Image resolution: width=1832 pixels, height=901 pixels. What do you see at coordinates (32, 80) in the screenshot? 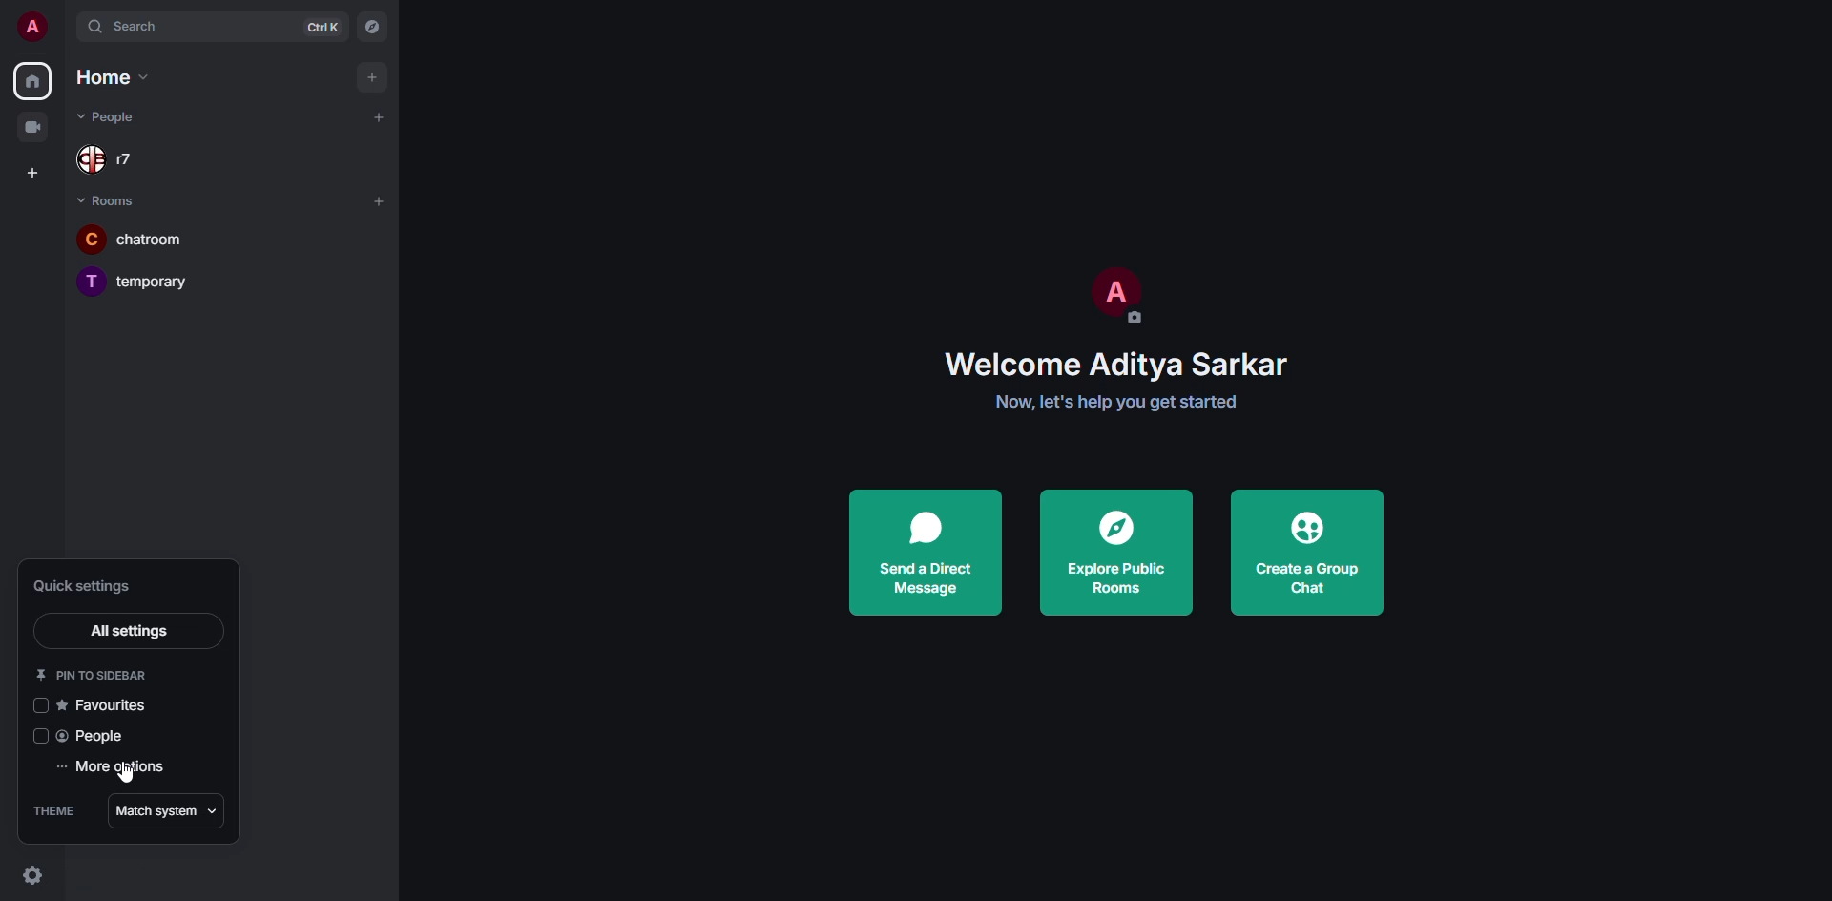
I see `home` at bounding box center [32, 80].